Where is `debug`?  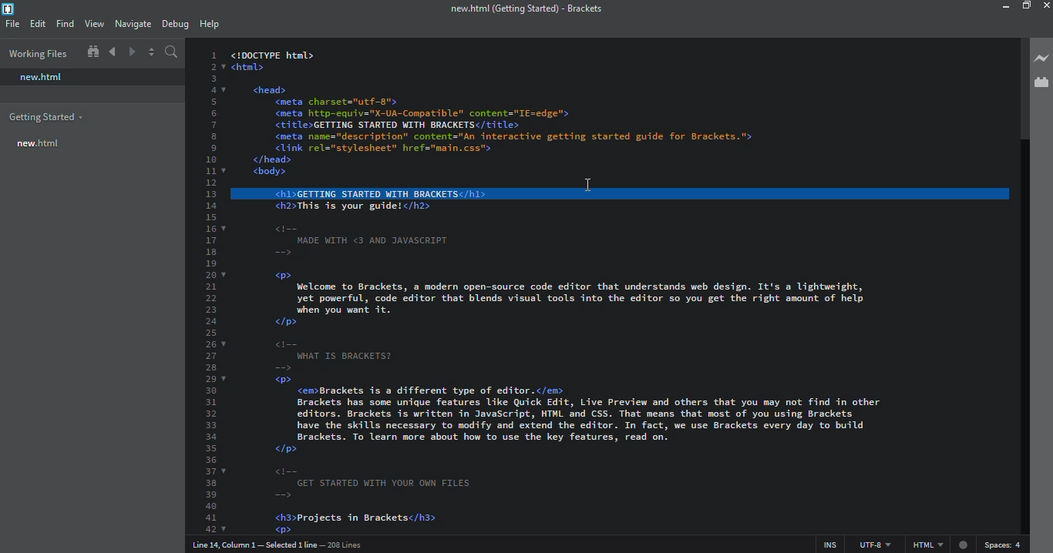 debug is located at coordinates (172, 22).